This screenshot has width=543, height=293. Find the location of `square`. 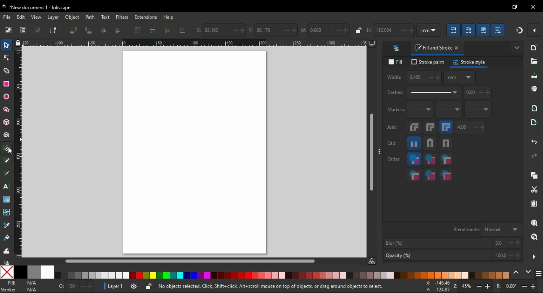

square is located at coordinates (446, 143).